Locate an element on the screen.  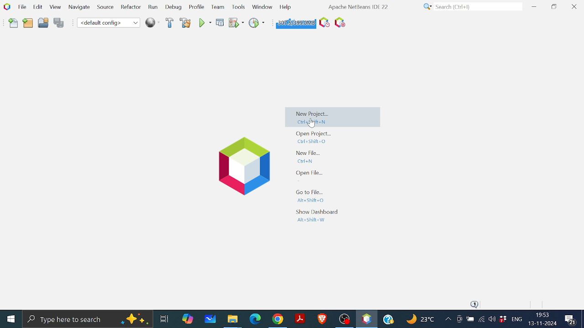
Type here to search is located at coordinates (88, 318).